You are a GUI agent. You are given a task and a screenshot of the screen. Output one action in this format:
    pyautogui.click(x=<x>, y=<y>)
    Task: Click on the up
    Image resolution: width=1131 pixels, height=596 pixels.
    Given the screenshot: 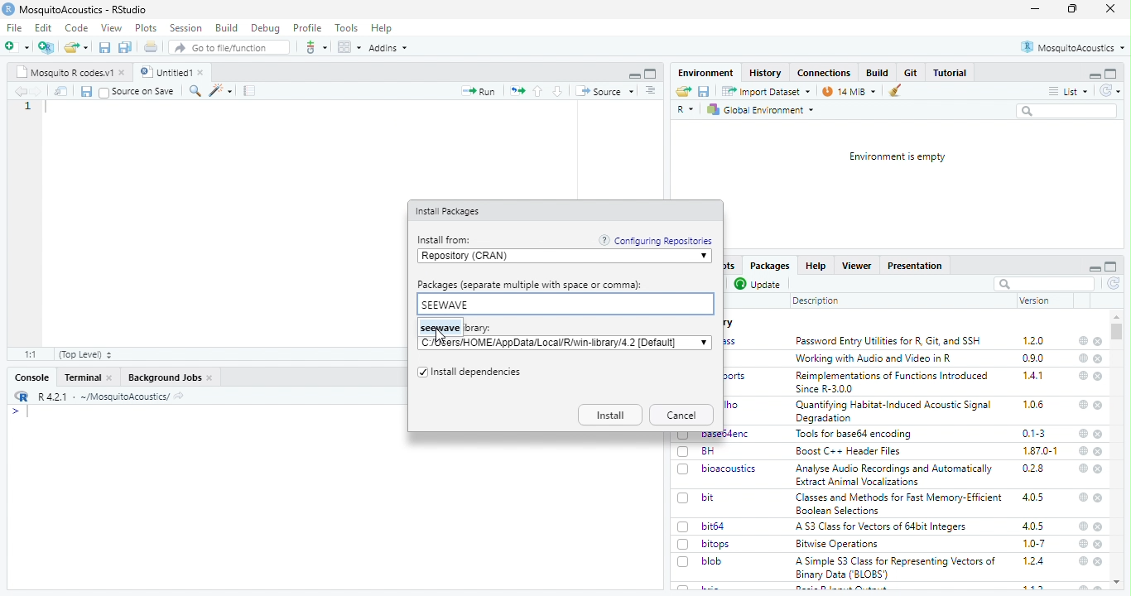 What is the action you would take?
    pyautogui.click(x=539, y=91)
    